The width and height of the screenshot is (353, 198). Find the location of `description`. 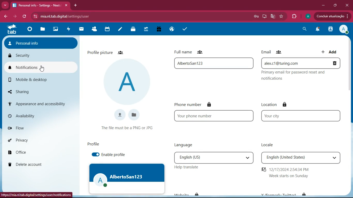

description is located at coordinates (295, 76).